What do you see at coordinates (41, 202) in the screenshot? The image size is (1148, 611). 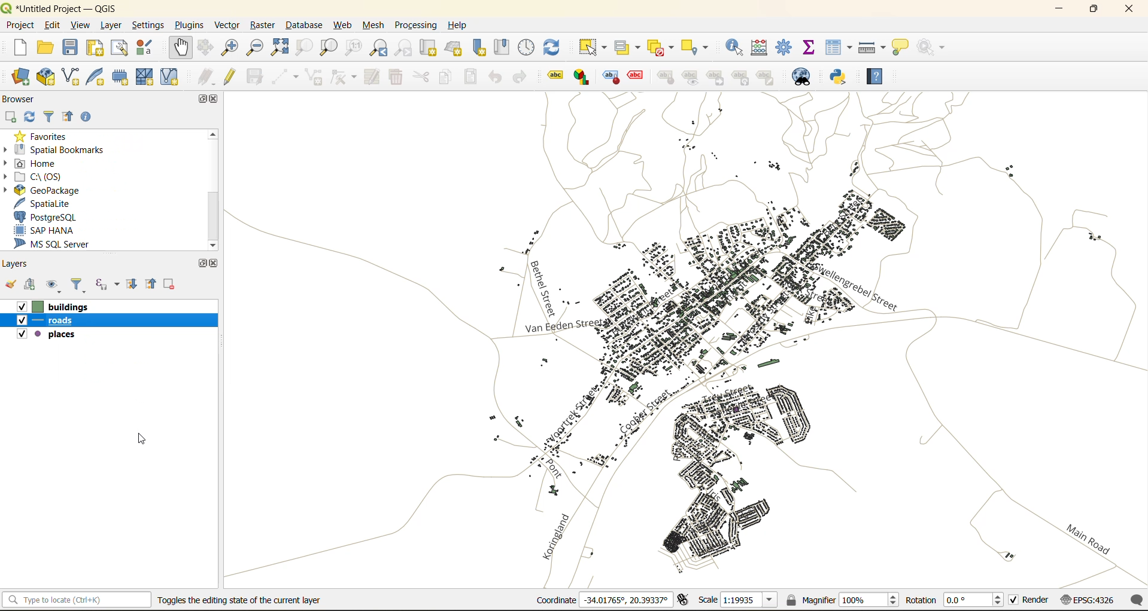 I see `spatialite` at bounding box center [41, 202].